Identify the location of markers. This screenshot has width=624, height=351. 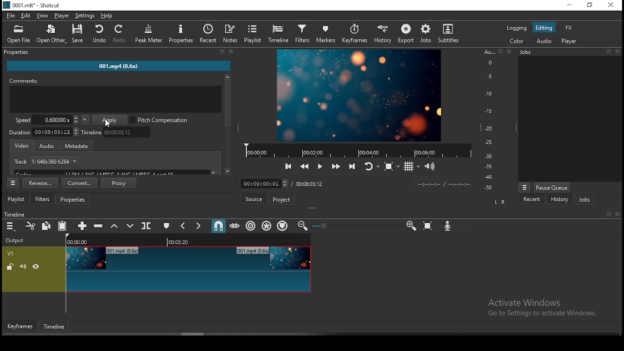
(325, 33).